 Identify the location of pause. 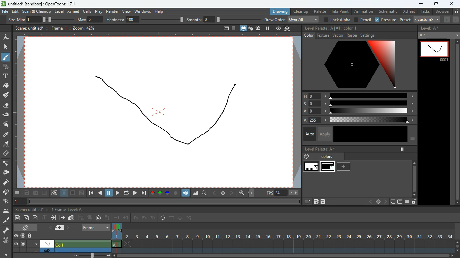
(109, 193).